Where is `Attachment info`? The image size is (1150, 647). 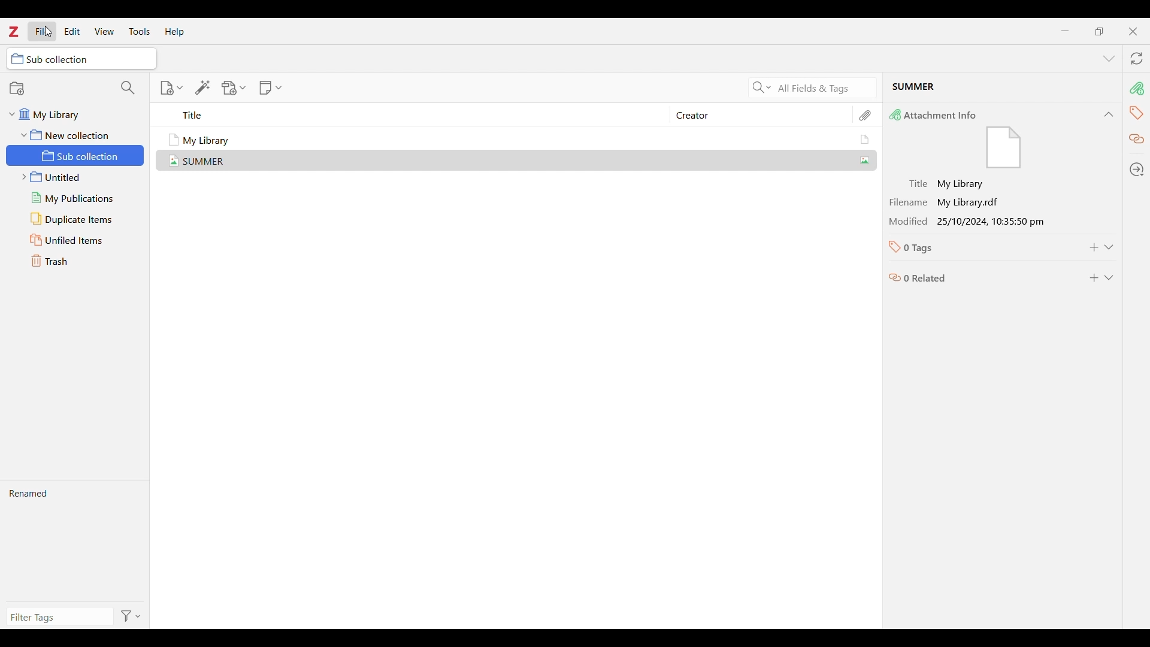
Attachment info is located at coordinates (1139, 88).